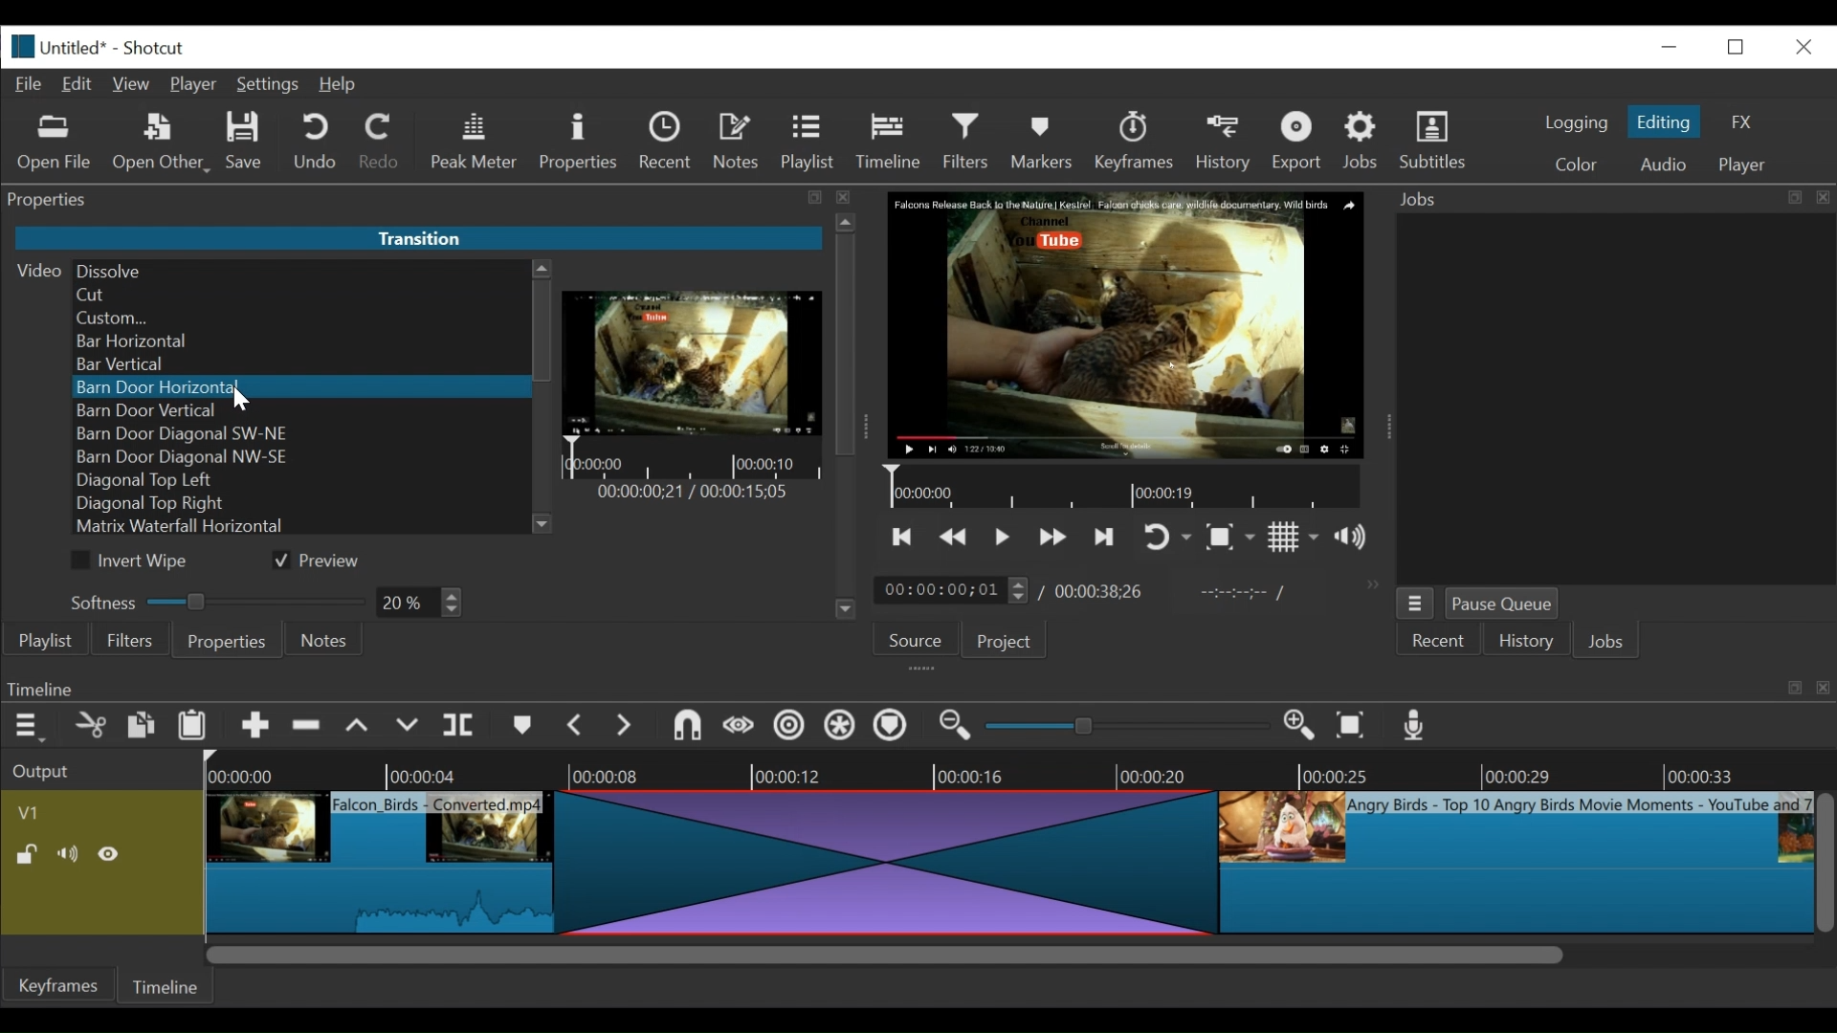  What do you see at coordinates (916, 688) in the screenshot?
I see `Timeline Panel` at bounding box center [916, 688].